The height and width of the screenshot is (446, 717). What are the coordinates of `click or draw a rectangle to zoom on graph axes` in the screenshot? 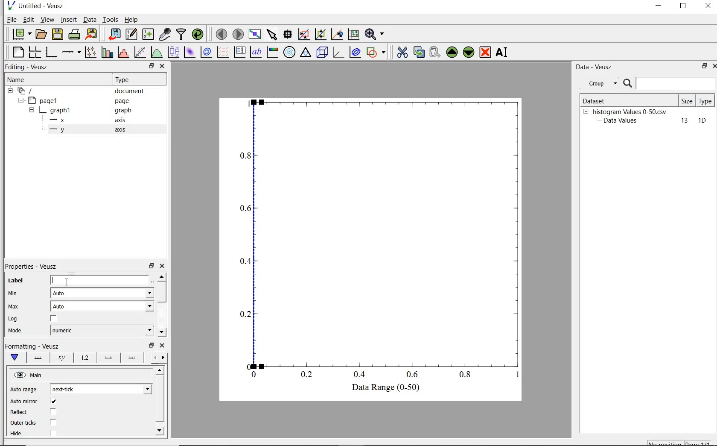 It's located at (320, 35).